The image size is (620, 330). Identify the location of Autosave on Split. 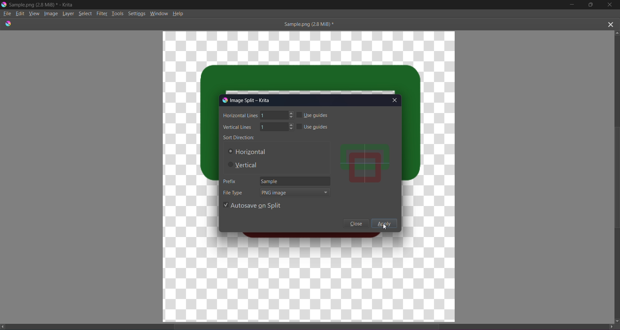
(252, 205).